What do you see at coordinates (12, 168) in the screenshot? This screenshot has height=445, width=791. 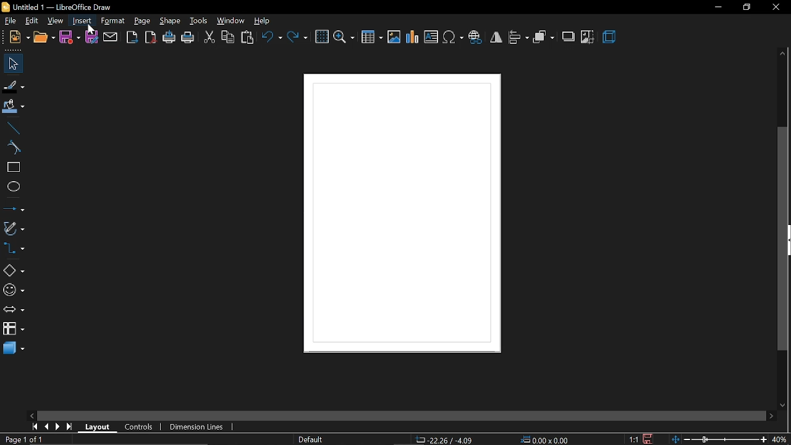 I see `rectangle` at bounding box center [12, 168].